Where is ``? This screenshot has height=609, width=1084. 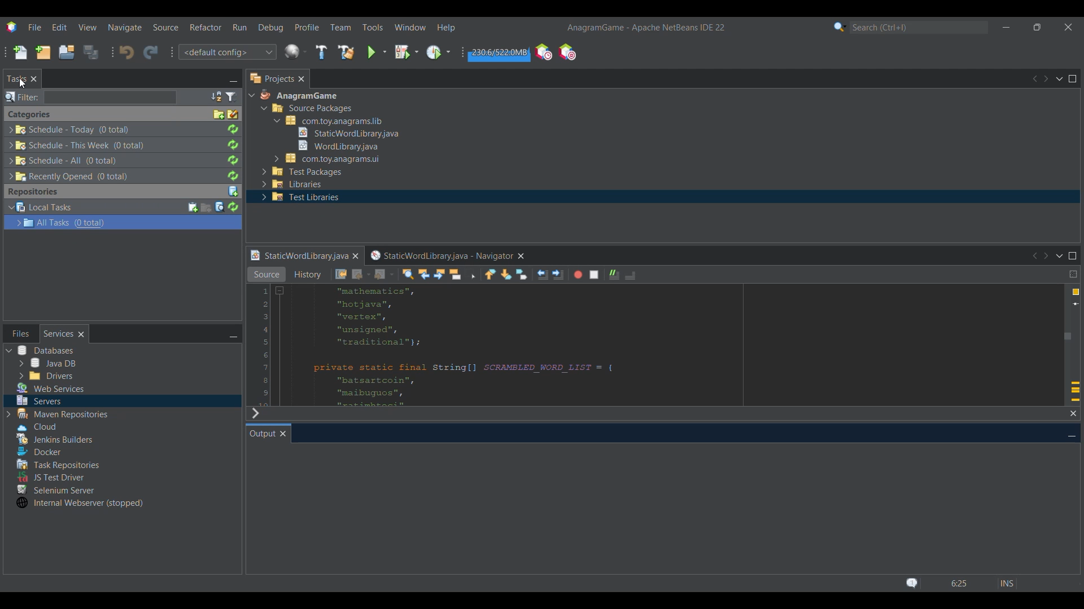
 is located at coordinates (67, 161).